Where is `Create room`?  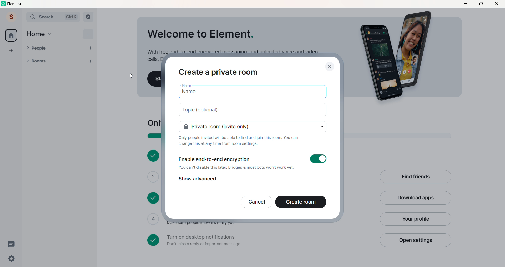 Create room is located at coordinates (301, 202).